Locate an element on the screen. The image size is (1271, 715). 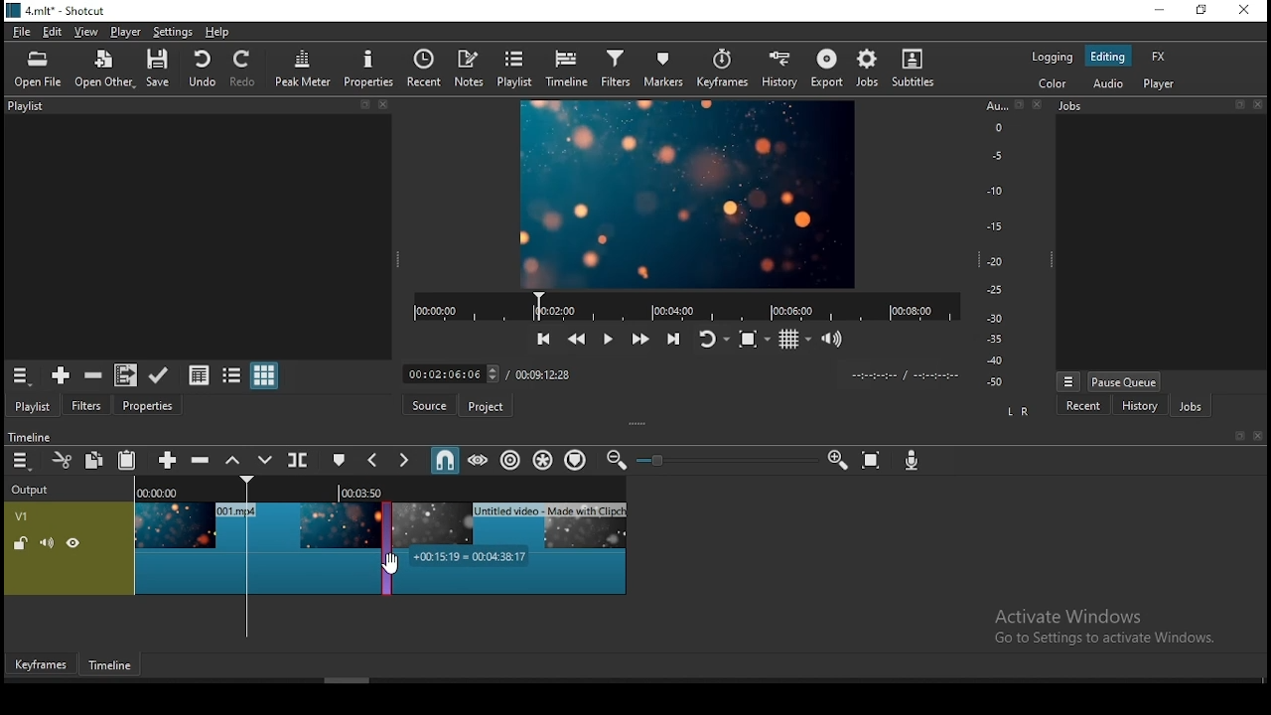
editing is located at coordinates (1107, 56).